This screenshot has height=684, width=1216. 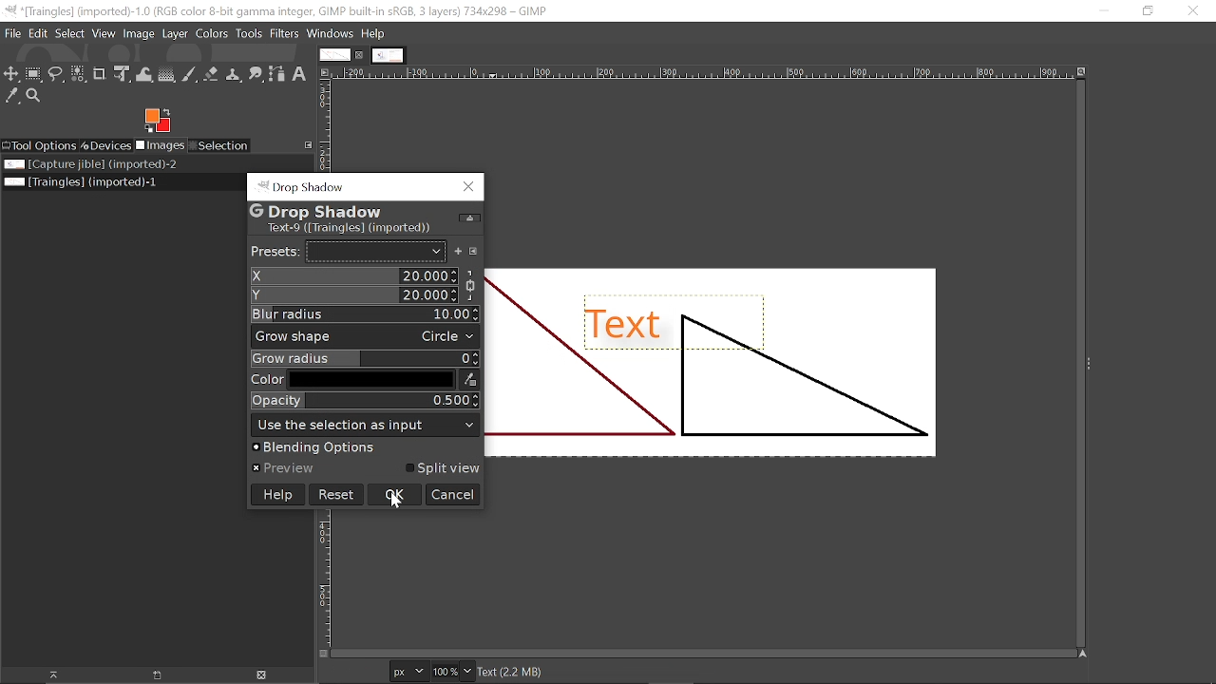 I want to click on Zoom tool, so click(x=35, y=95).